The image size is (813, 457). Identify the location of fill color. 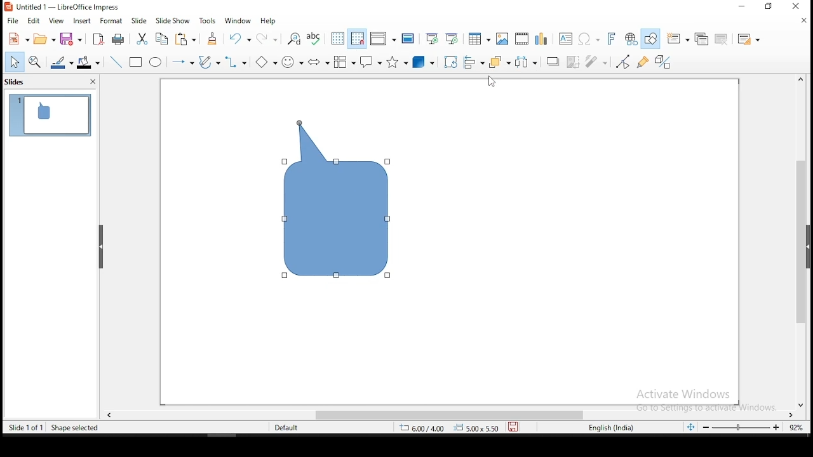
(87, 63).